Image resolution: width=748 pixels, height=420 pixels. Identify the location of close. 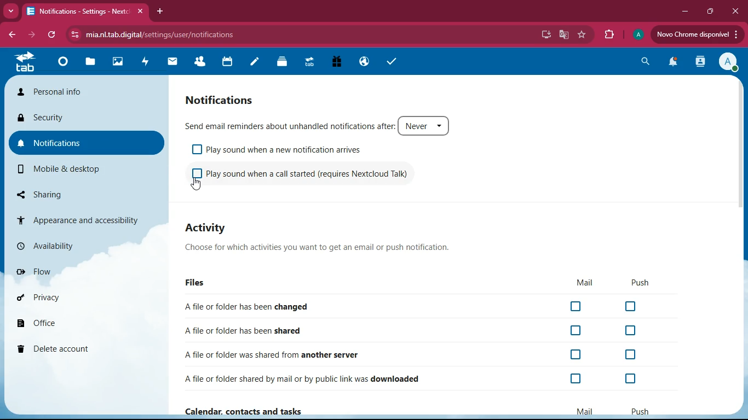
(735, 11).